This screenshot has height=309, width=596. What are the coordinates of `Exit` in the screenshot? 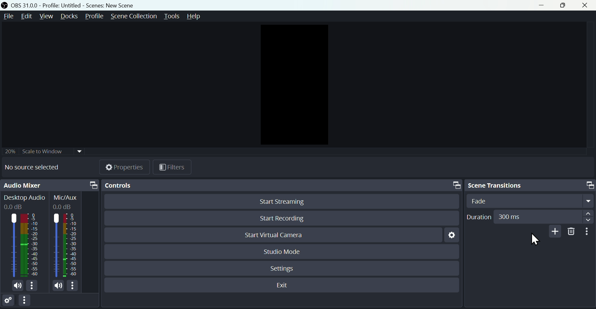 It's located at (284, 286).